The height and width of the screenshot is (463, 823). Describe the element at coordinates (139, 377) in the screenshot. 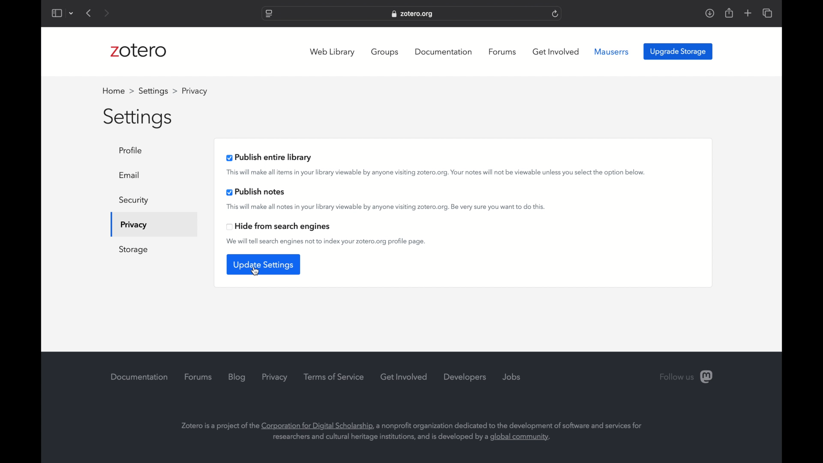

I see `documentation` at that location.